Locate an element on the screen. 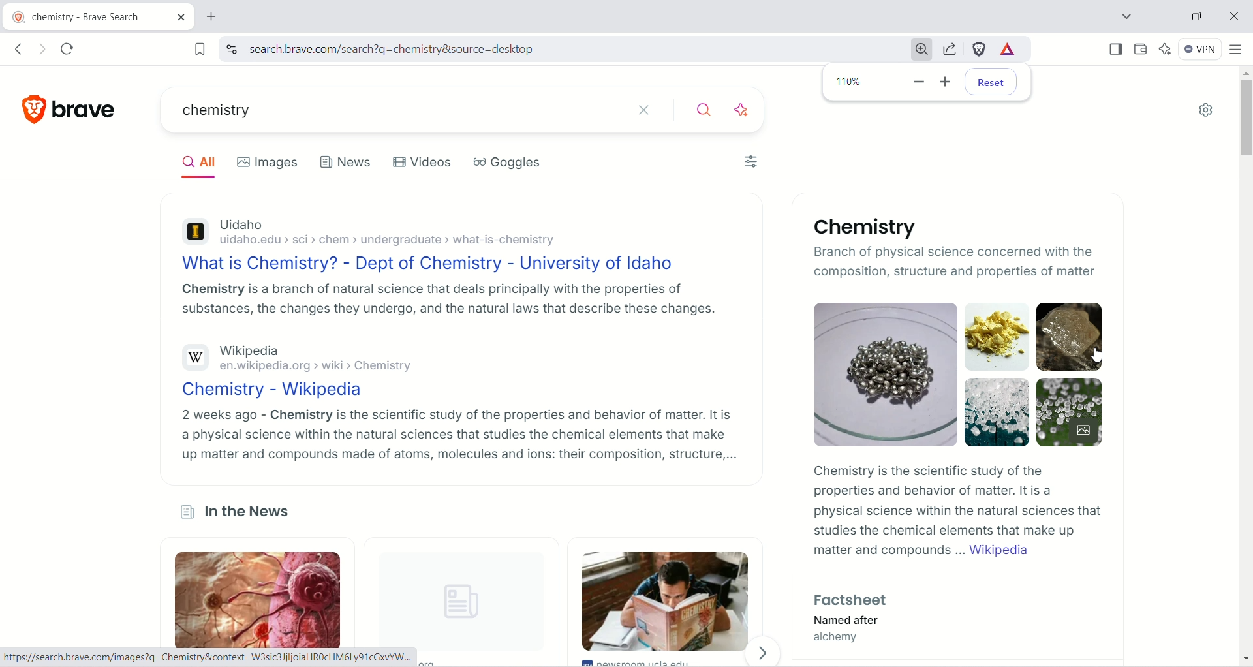  alchemy is located at coordinates (833, 639).